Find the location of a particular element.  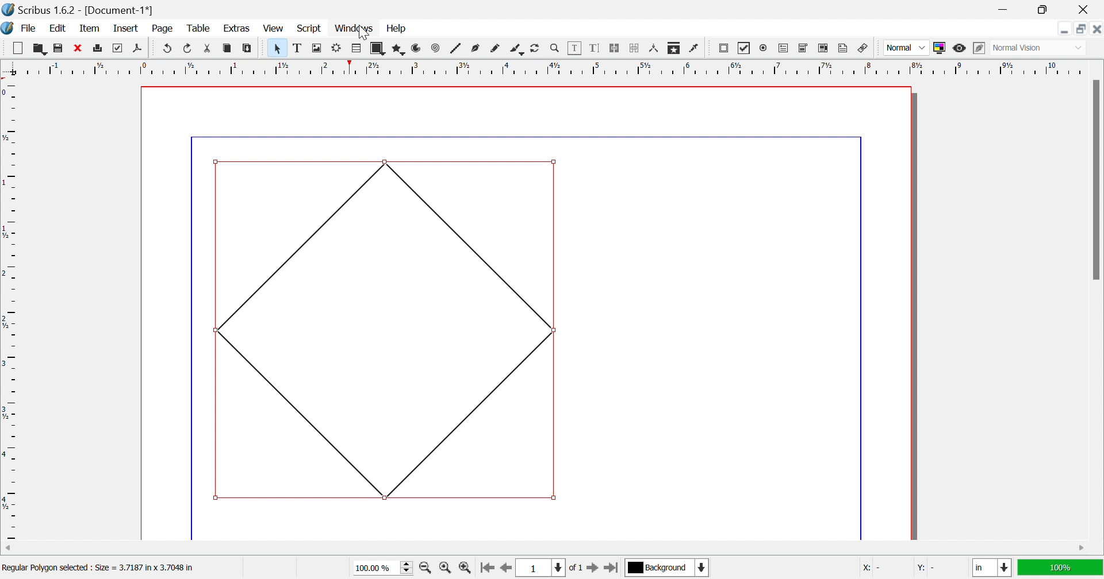

Ruler is located at coordinates (10, 310).